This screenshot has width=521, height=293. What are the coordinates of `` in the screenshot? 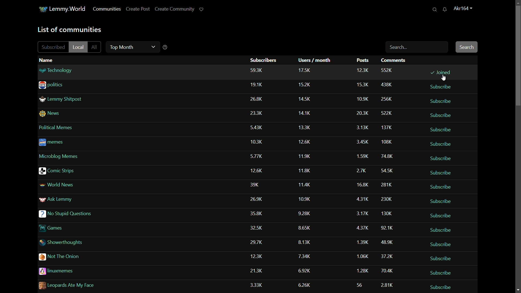 It's located at (305, 155).